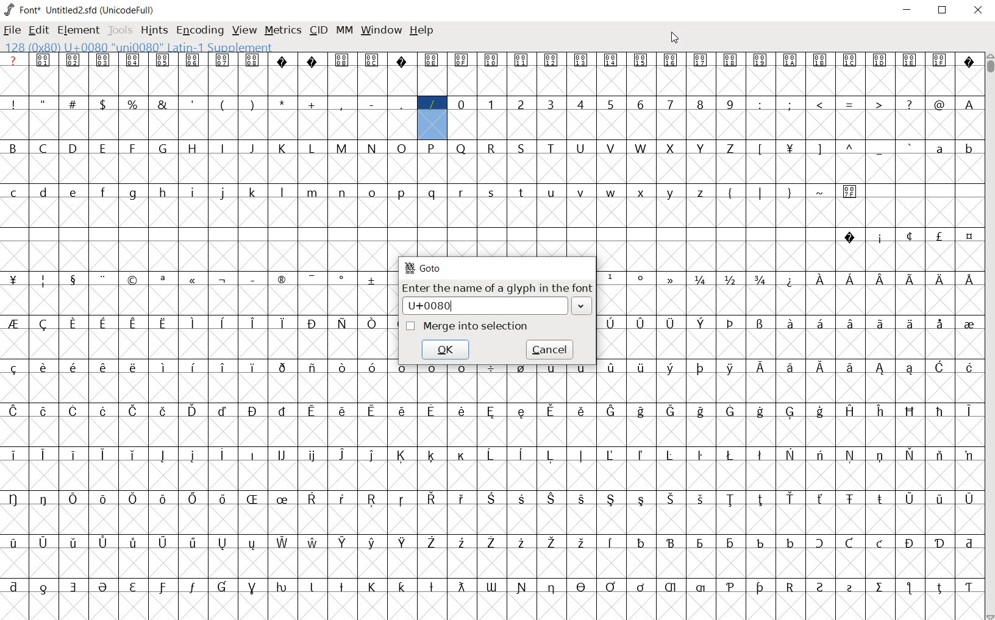 The image size is (995, 620). What do you see at coordinates (401, 500) in the screenshot?
I see `glyph` at bounding box center [401, 500].